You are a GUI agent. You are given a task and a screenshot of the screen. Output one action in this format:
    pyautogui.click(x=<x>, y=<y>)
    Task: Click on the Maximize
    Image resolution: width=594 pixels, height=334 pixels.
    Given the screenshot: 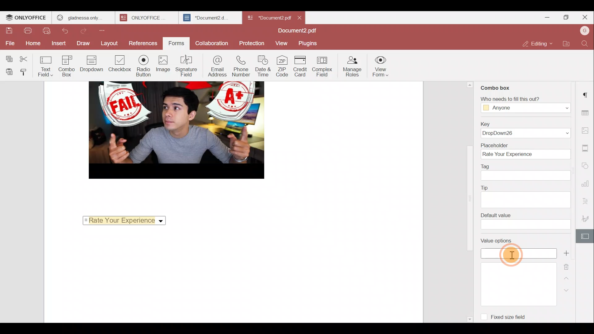 What is the action you would take?
    pyautogui.click(x=564, y=18)
    